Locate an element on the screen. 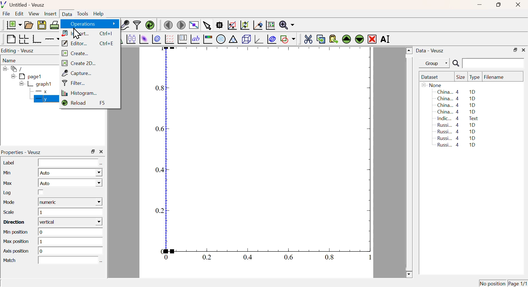  View plot fullscreen is located at coordinates (193, 26).